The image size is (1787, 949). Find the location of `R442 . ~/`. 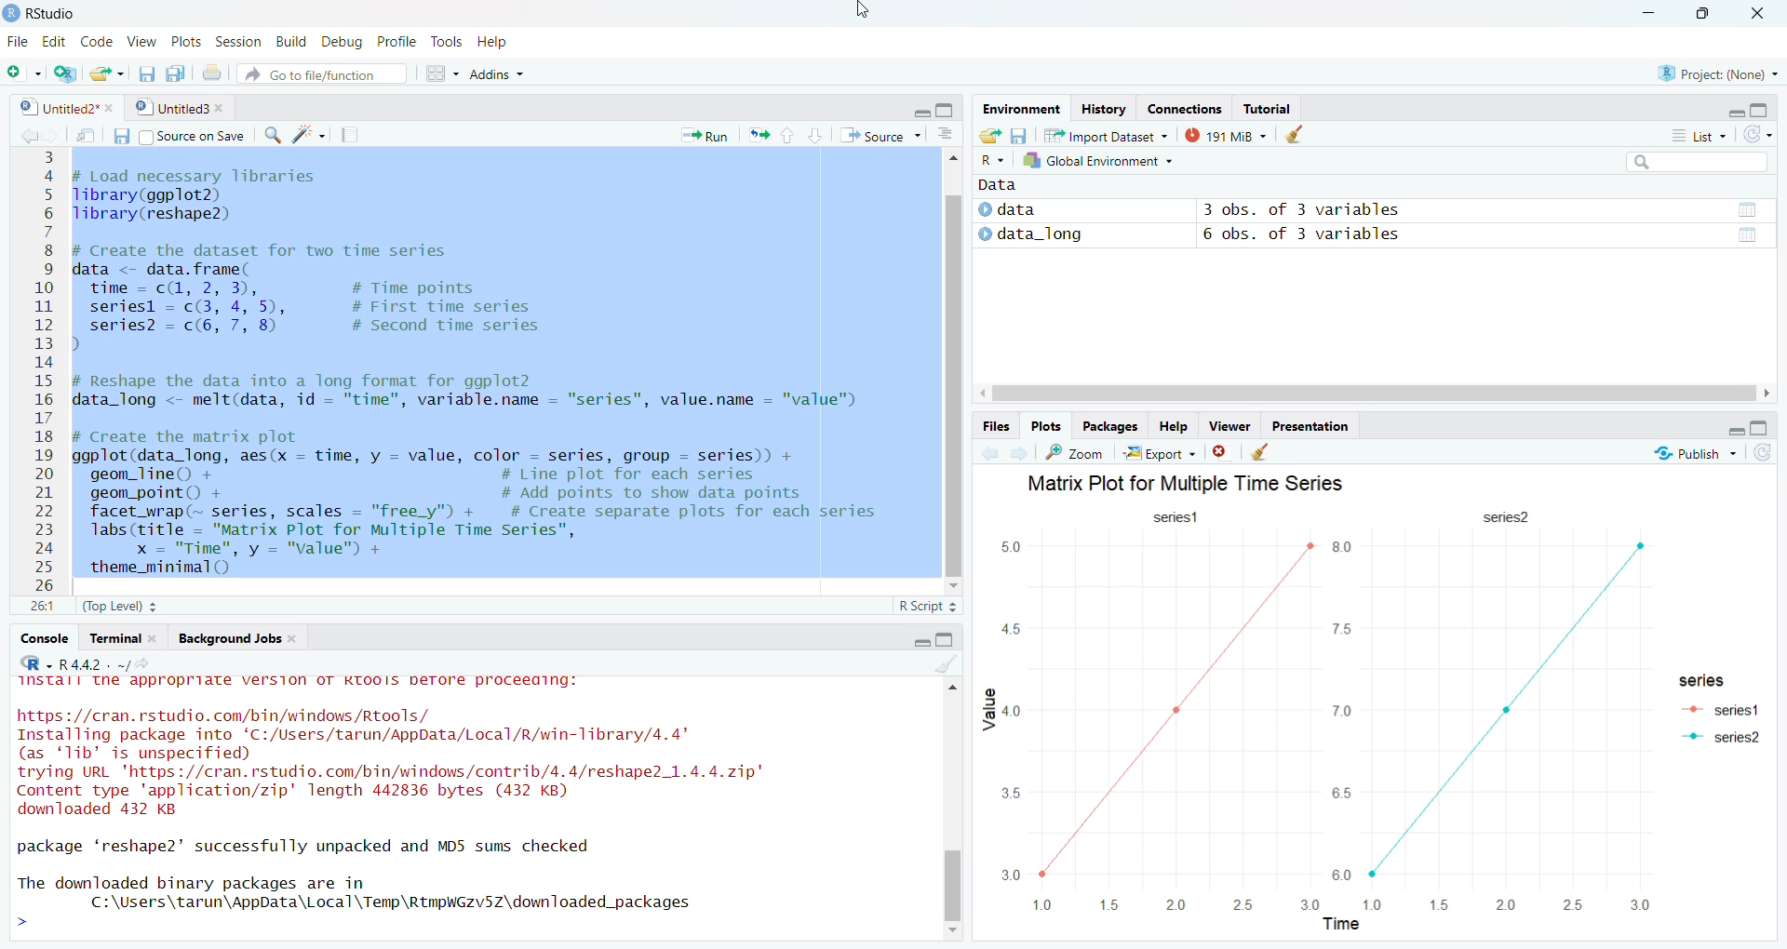

R442 . ~/ is located at coordinates (94, 662).